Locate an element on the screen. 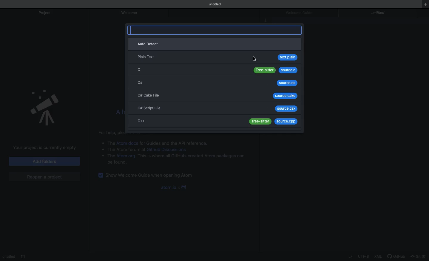  Welcome is located at coordinates (130, 14).